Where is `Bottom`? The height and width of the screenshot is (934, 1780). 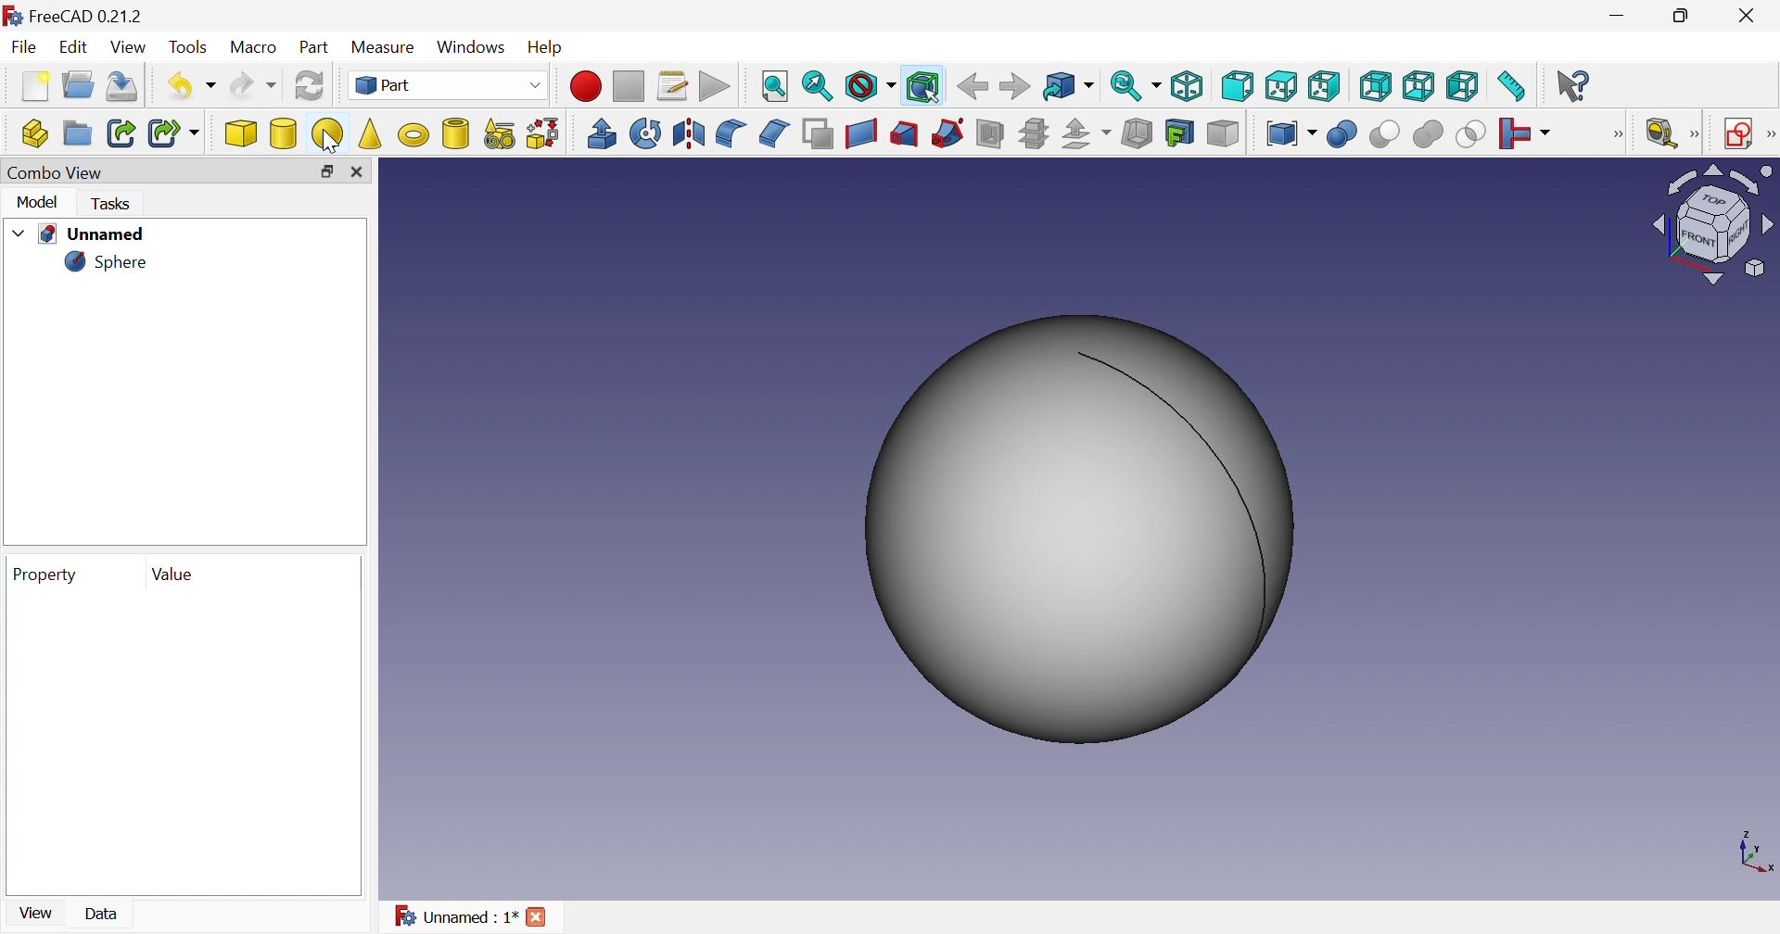
Bottom is located at coordinates (1421, 85).